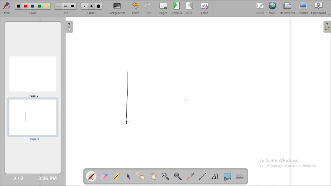  What do you see at coordinates (34, 13) in the screenshot?
I see `color` at bounding box center [34, 13].